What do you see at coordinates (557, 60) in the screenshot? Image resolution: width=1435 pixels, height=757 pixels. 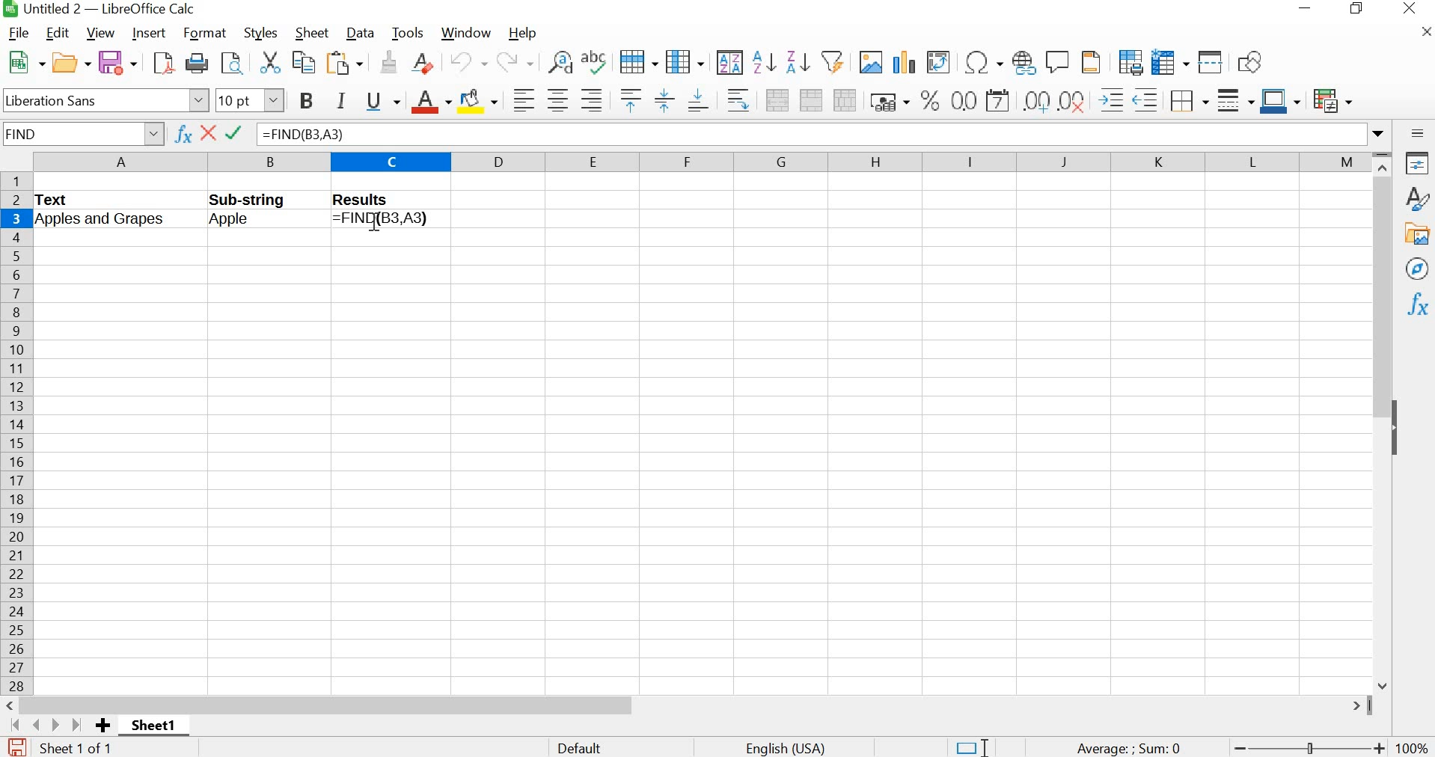 I see `find and replace` at bounding box center [557, 60].